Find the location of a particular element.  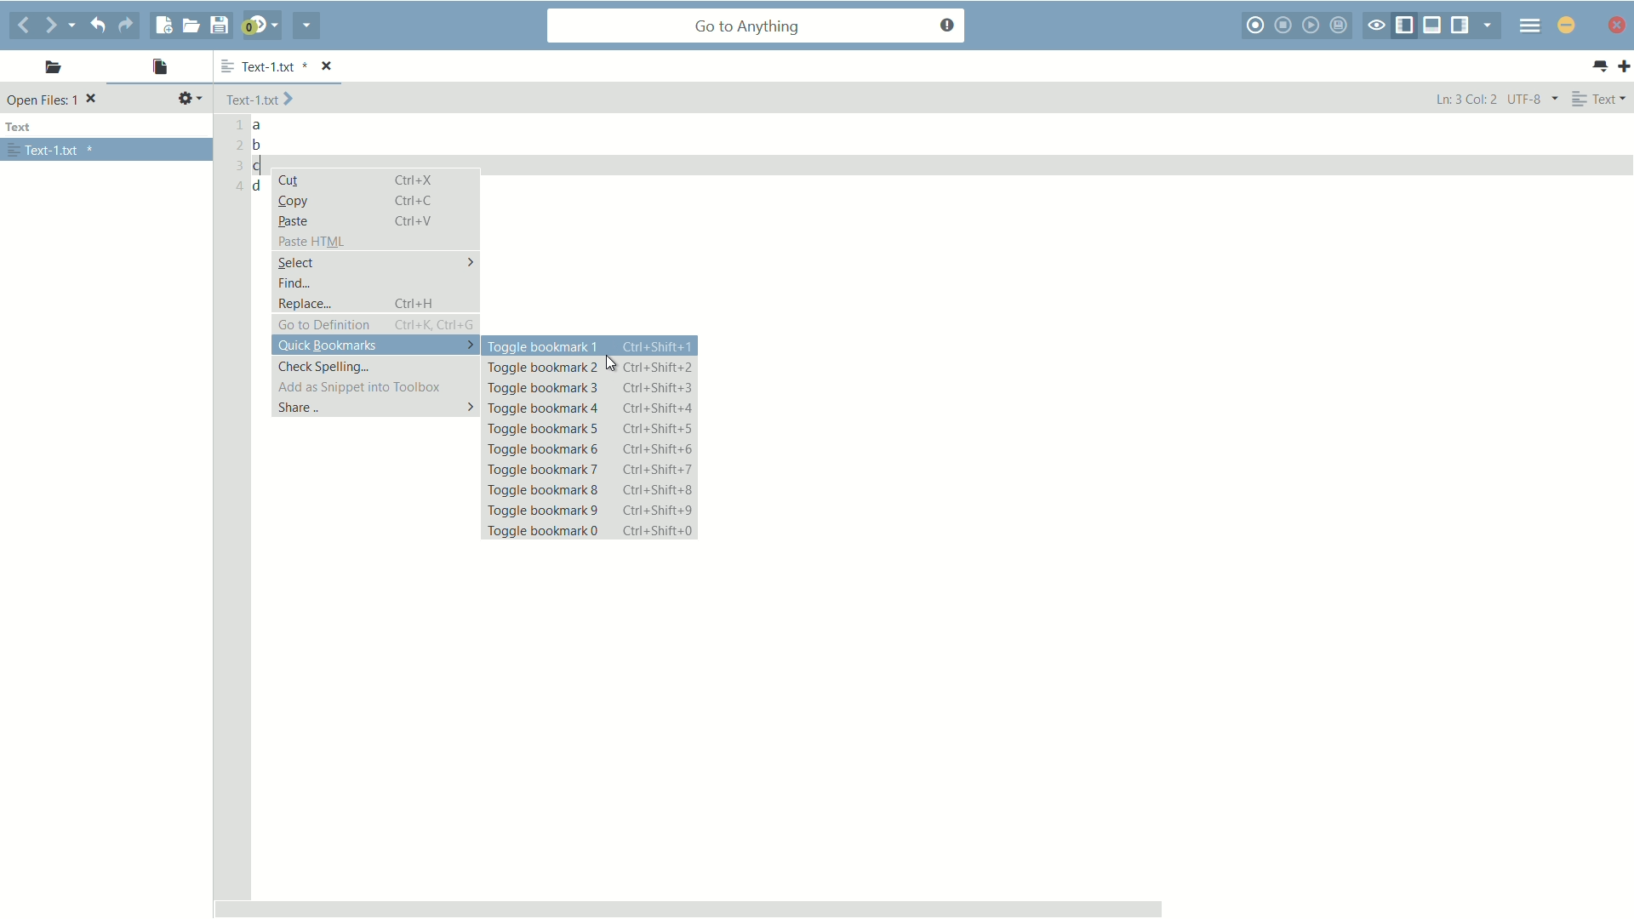

toggle bookmark 0 is located at coordinates (591, 532).